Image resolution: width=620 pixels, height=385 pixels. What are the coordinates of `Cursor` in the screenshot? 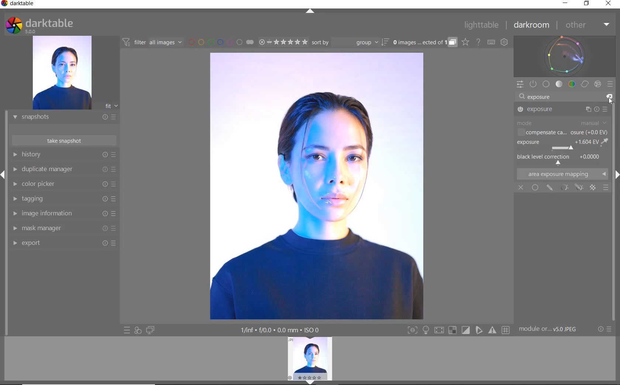 It's located at (610, 101).